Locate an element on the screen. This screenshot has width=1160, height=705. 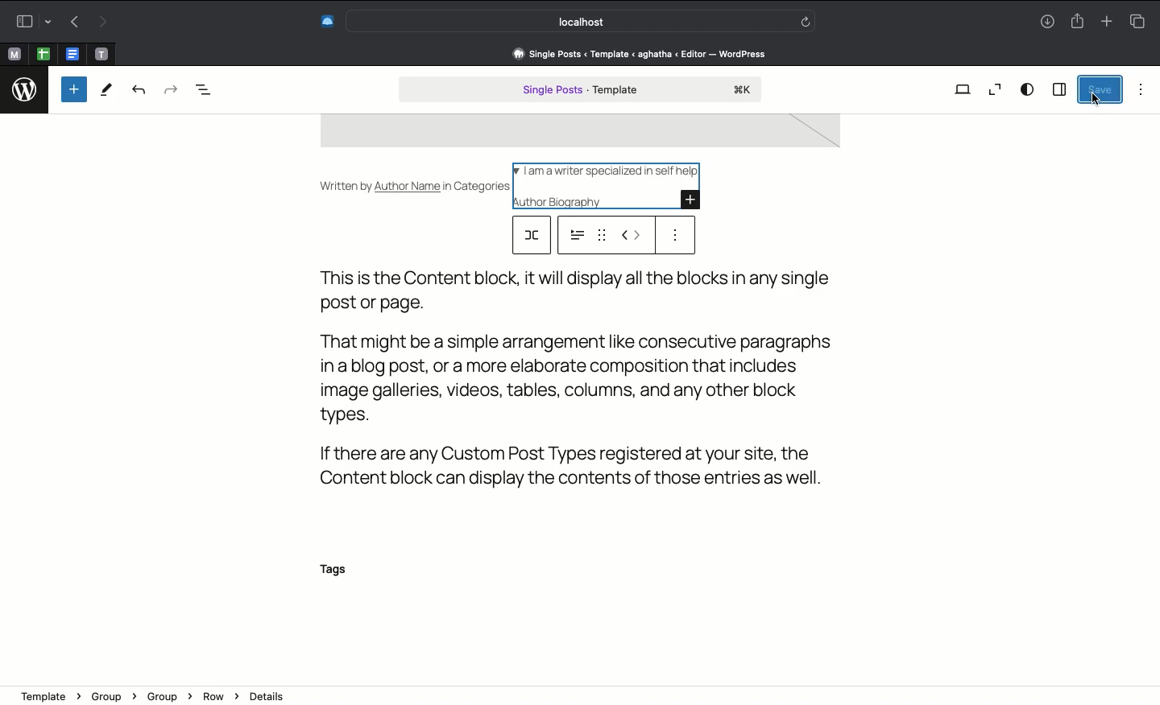
Document overview is located at coordinates (212, 90).